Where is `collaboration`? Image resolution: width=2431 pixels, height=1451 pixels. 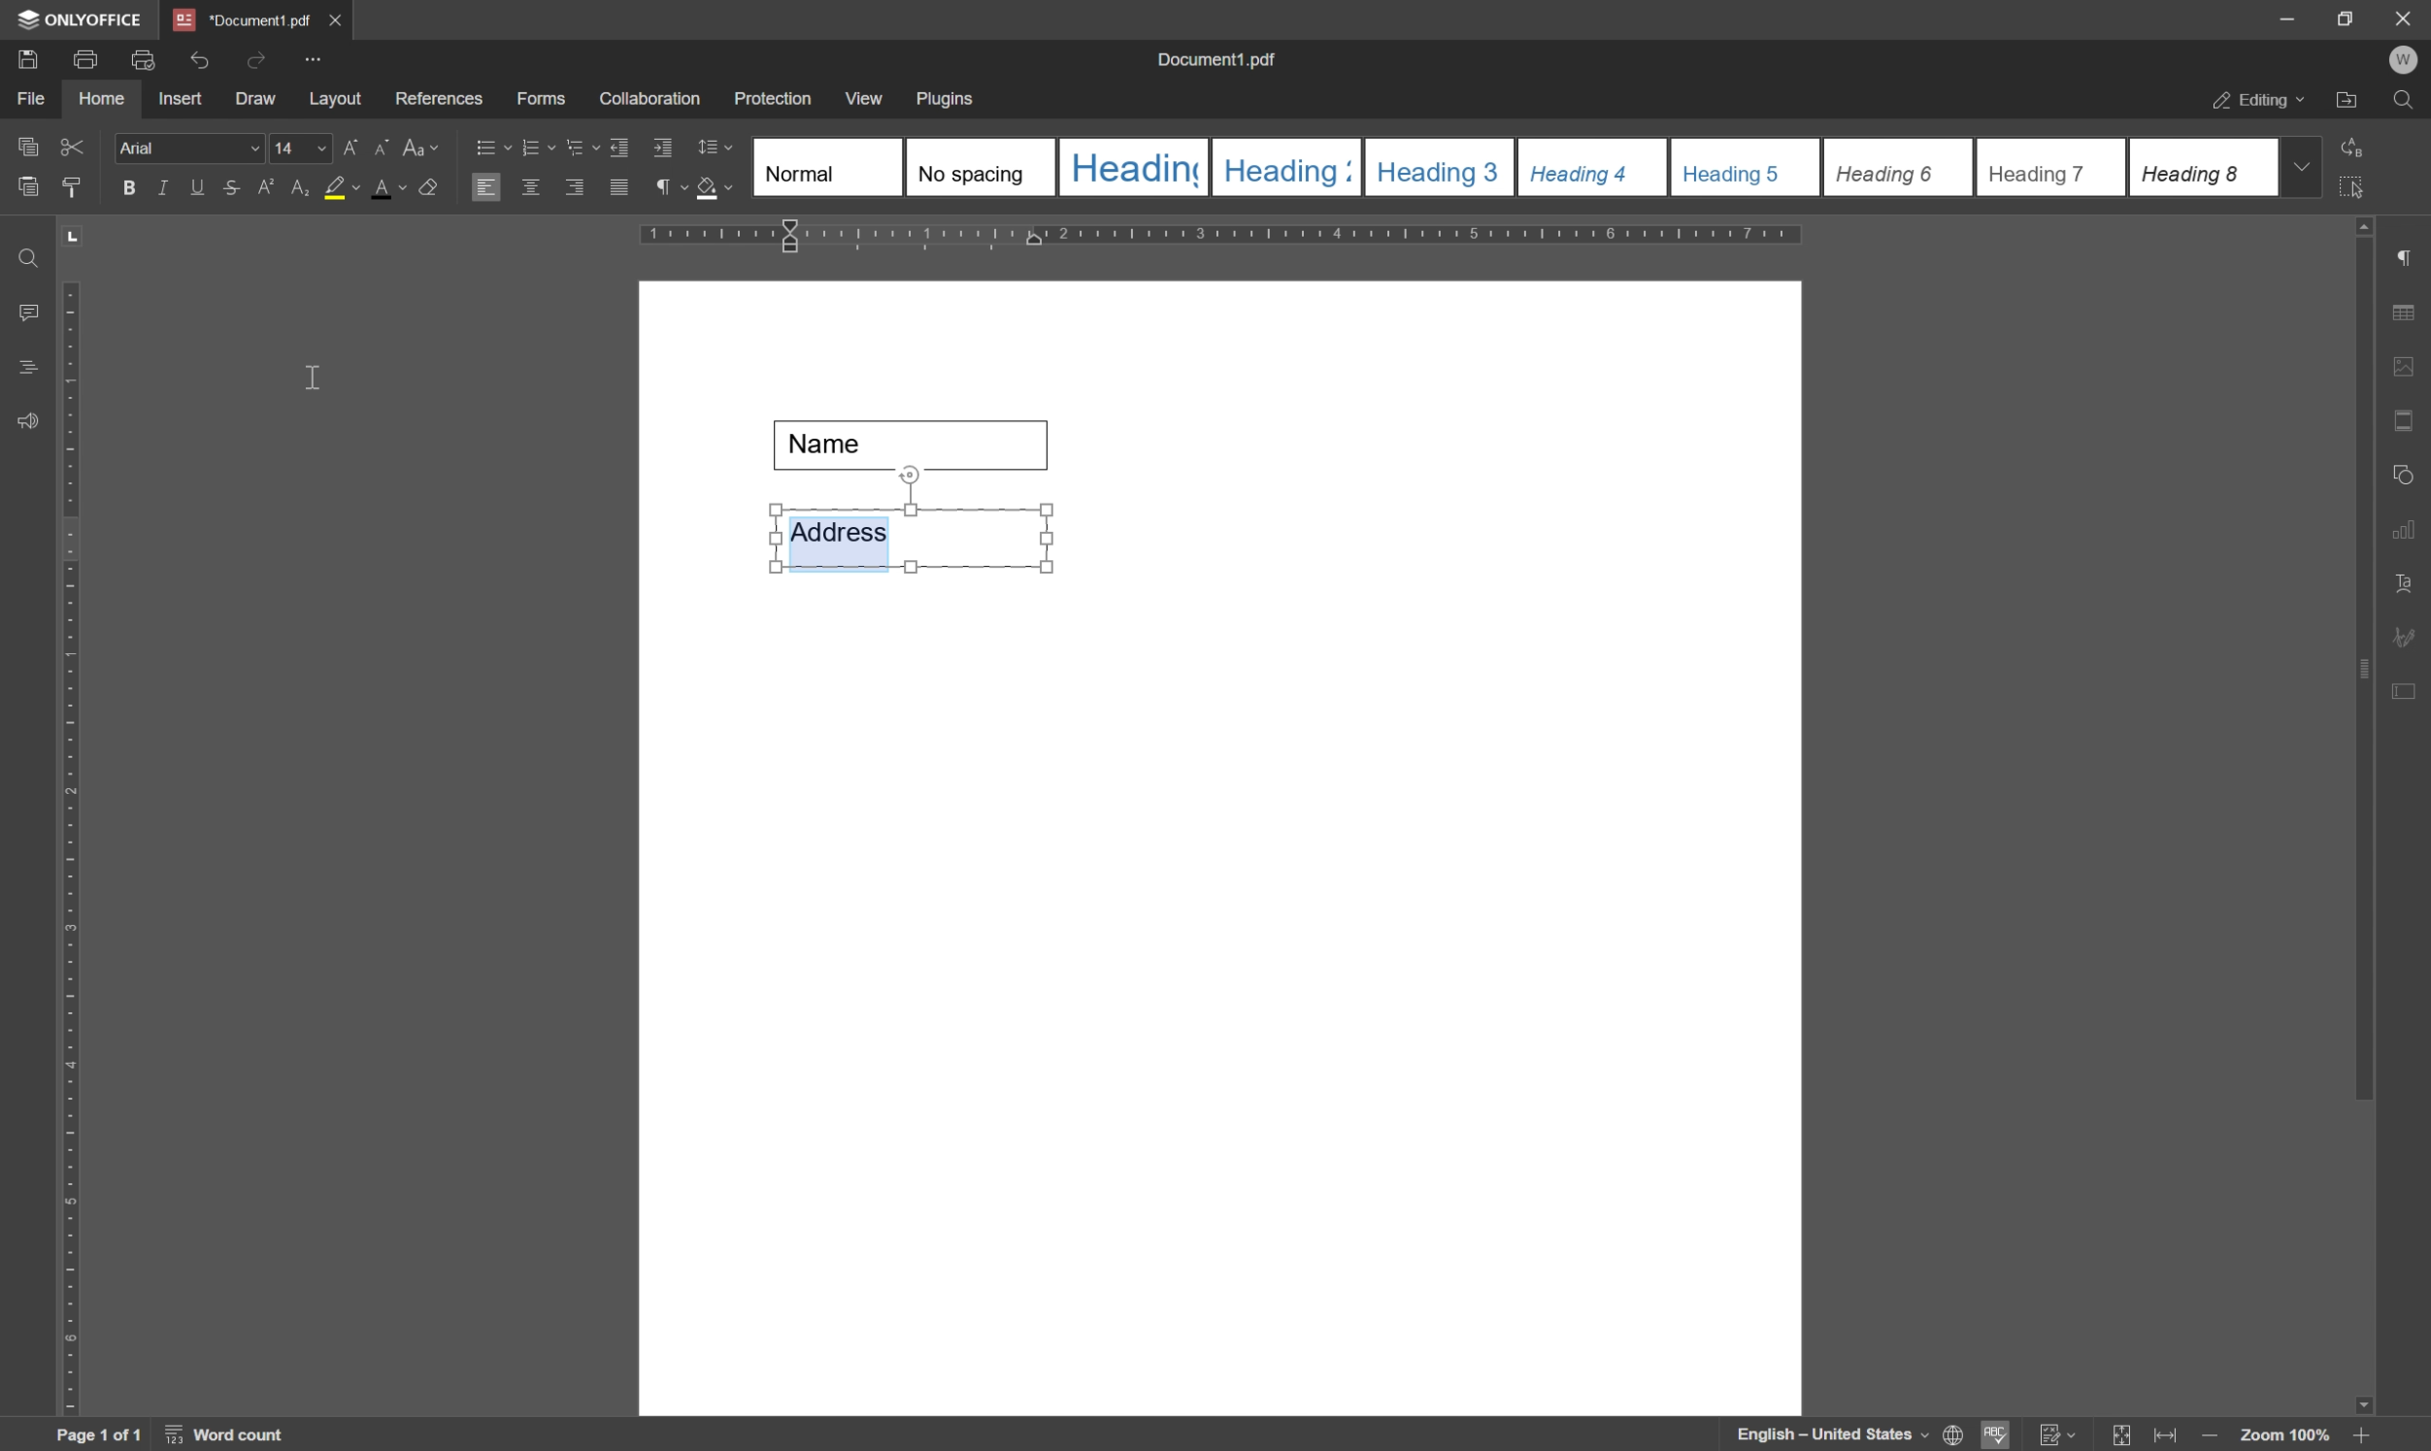 collaboration is located at coordinates (652, 100).